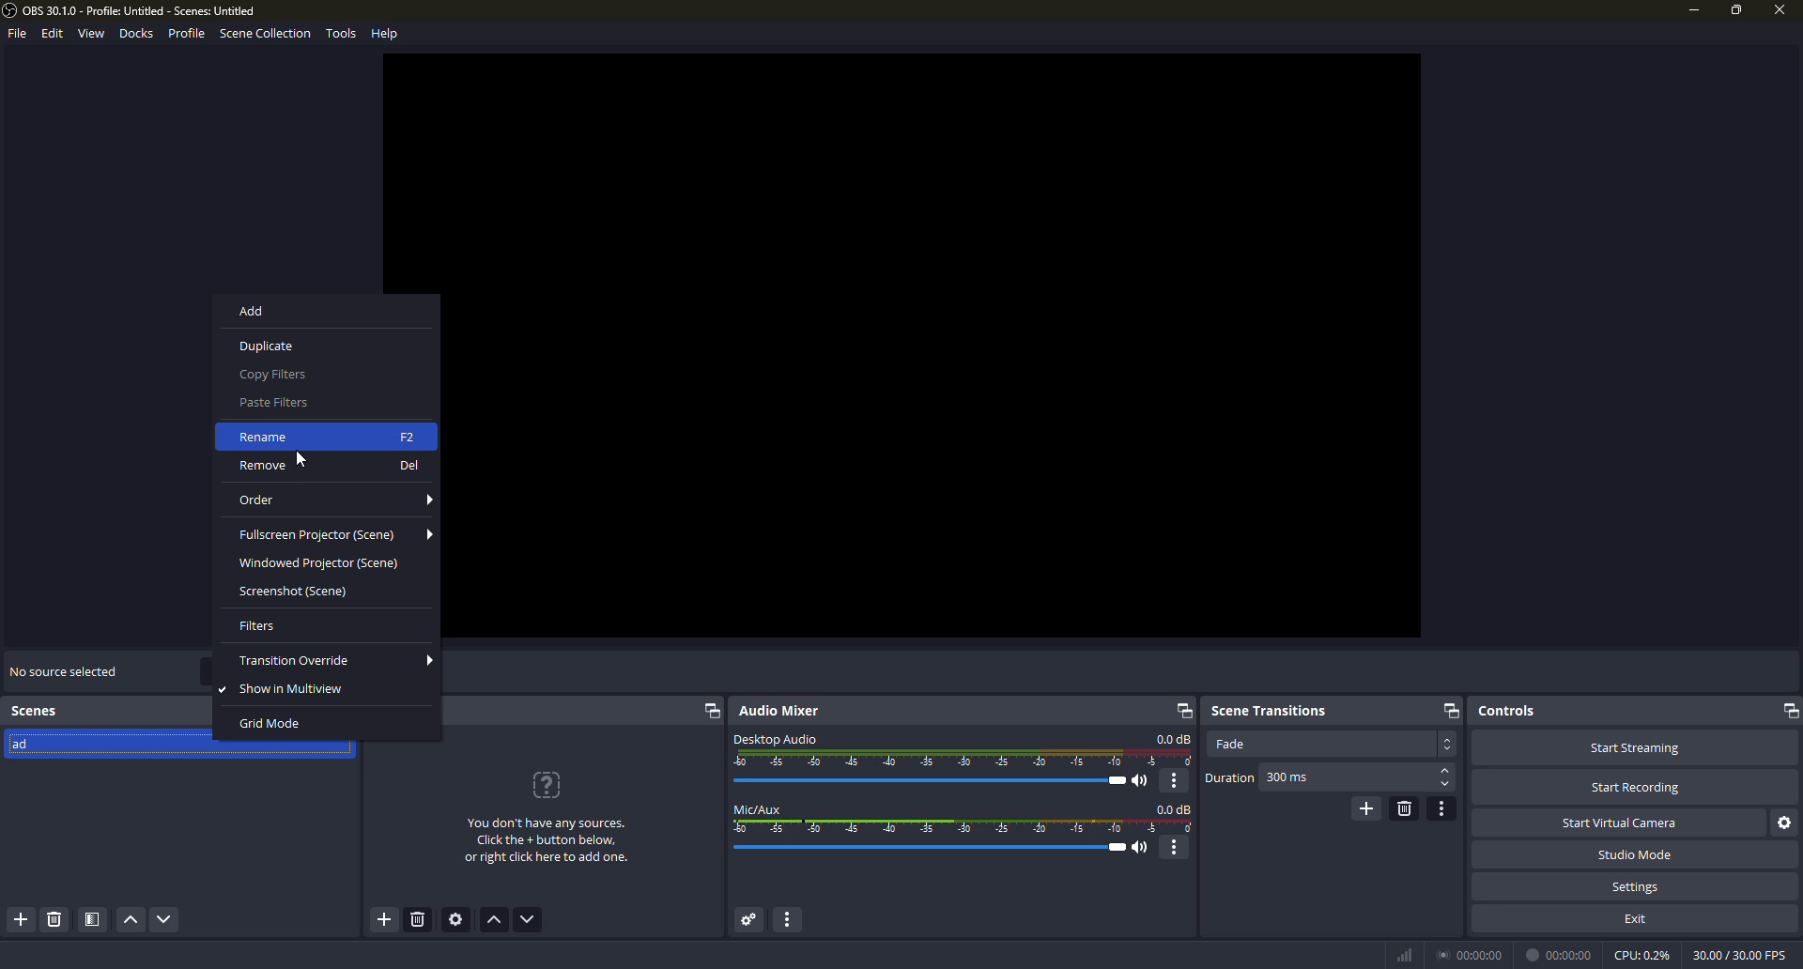 This screenshot has height=969, width=1803. I want to click on time, so click(1472, 953).